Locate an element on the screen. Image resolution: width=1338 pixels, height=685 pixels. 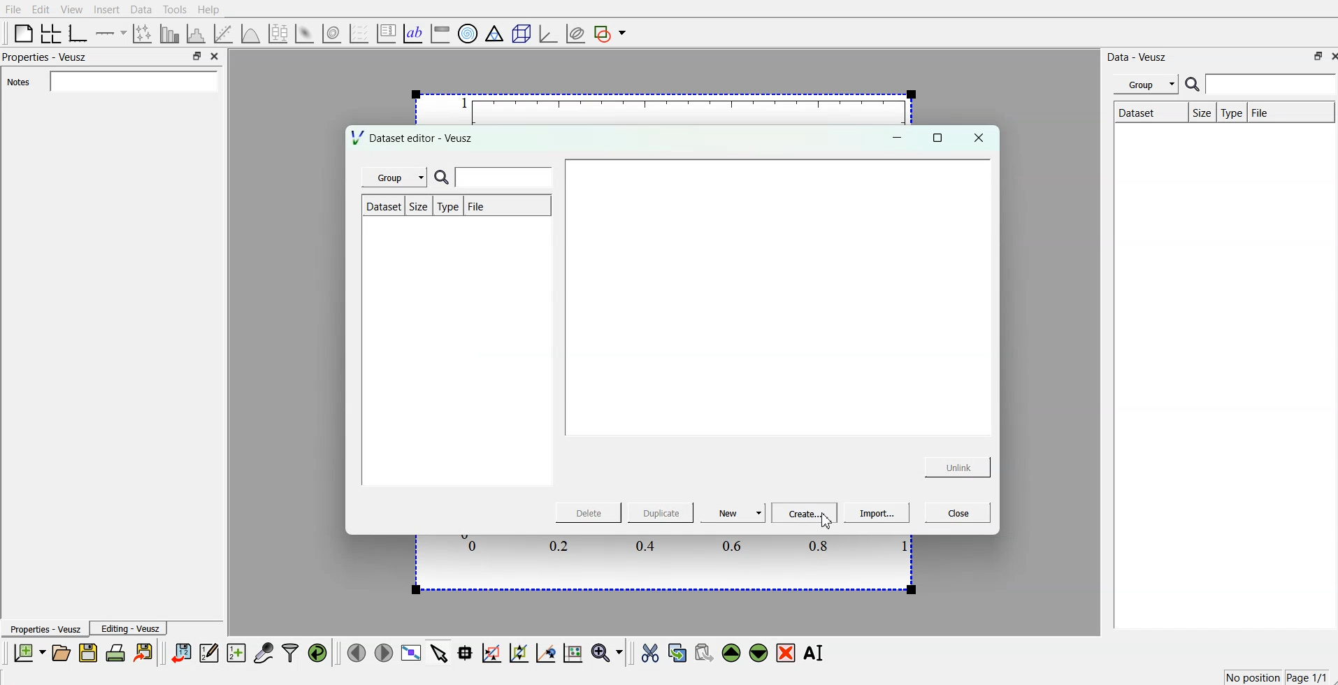
minimise is located at coordinates (196, 55).